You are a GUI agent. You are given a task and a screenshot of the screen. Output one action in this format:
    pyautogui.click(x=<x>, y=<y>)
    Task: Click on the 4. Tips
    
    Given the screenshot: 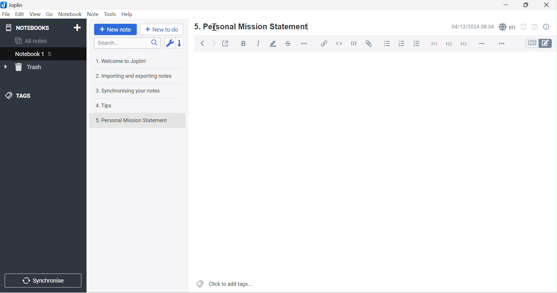 What is the action you would take?
    pyautogui.click(x=104, y=106)
    